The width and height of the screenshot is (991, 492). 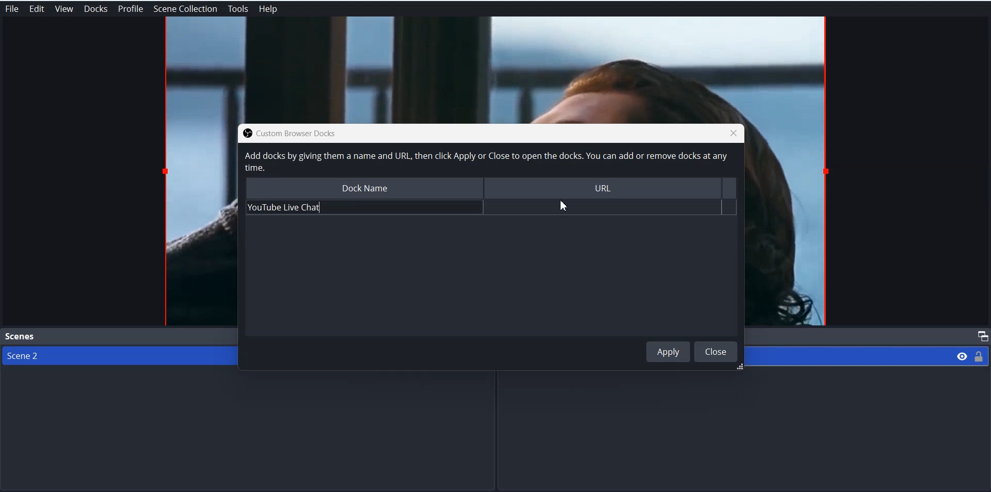 I want to click on Help, so click(x=268, y=9).